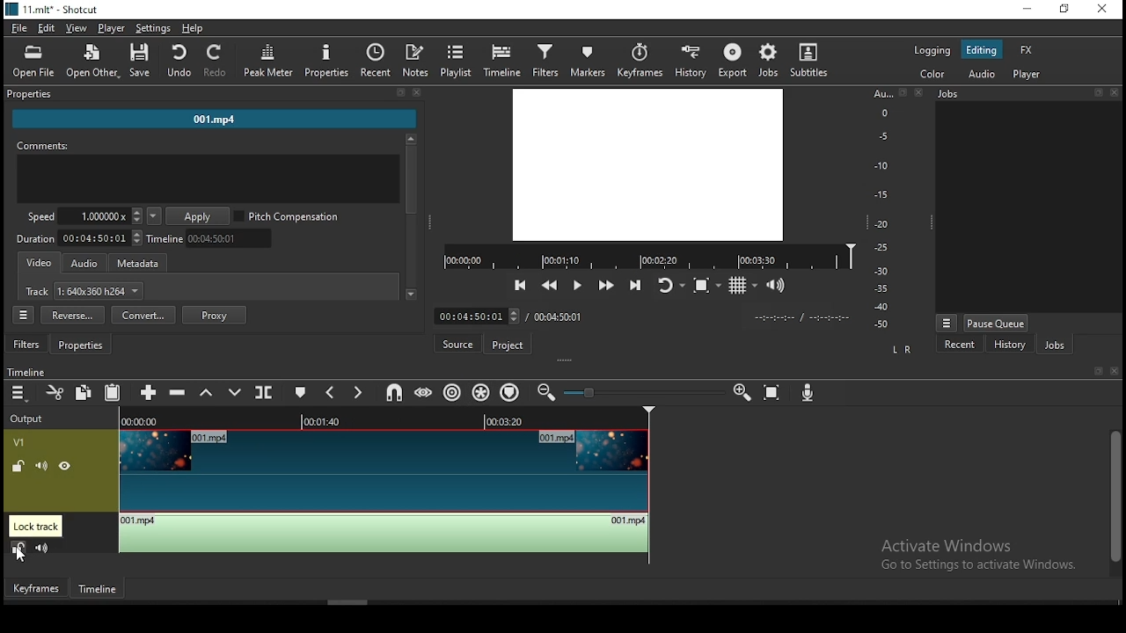  I want to click on ripple markers, so click(512, 390).